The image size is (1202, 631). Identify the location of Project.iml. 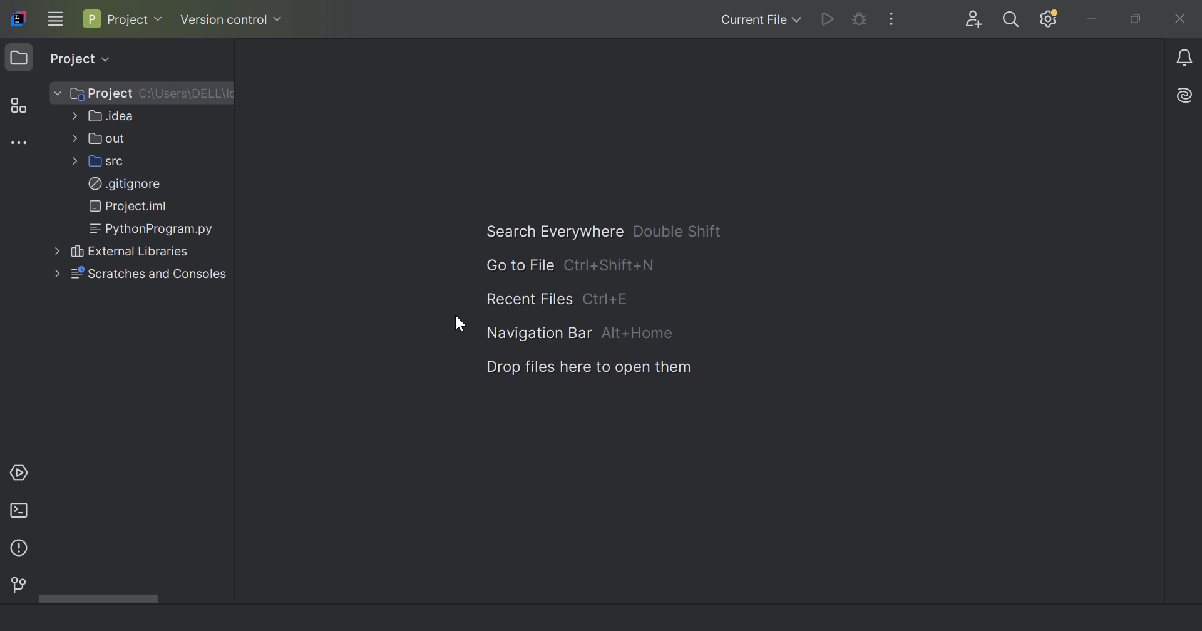
(130, 205).